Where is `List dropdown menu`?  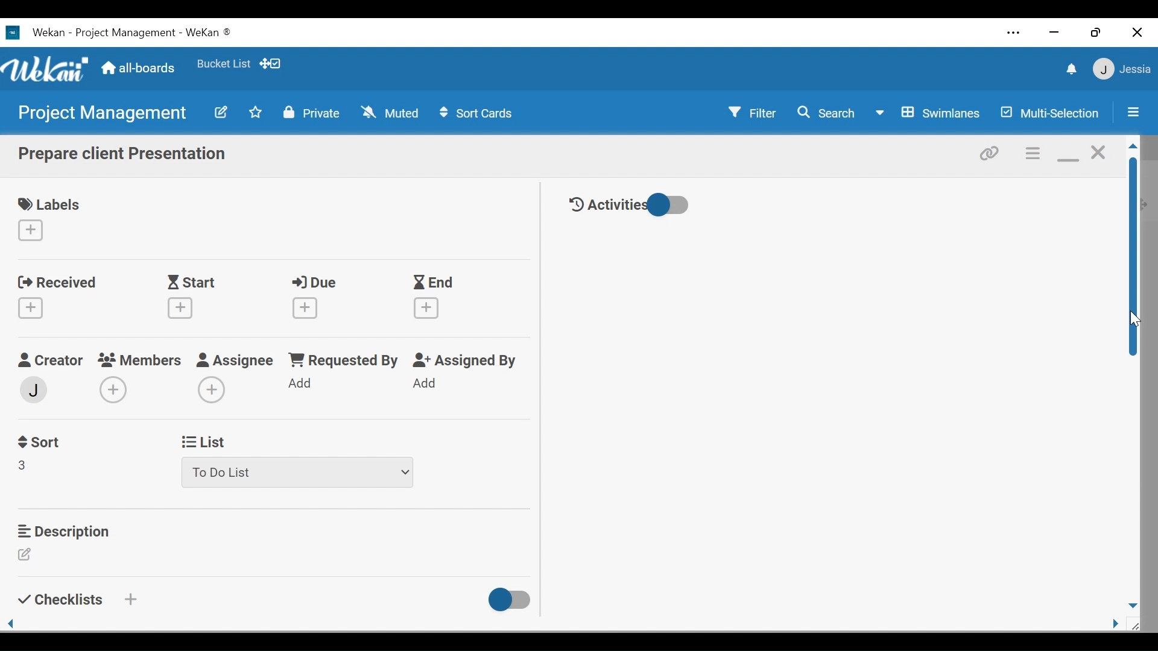
List dropdown menu is located at coordinates (298, 471).